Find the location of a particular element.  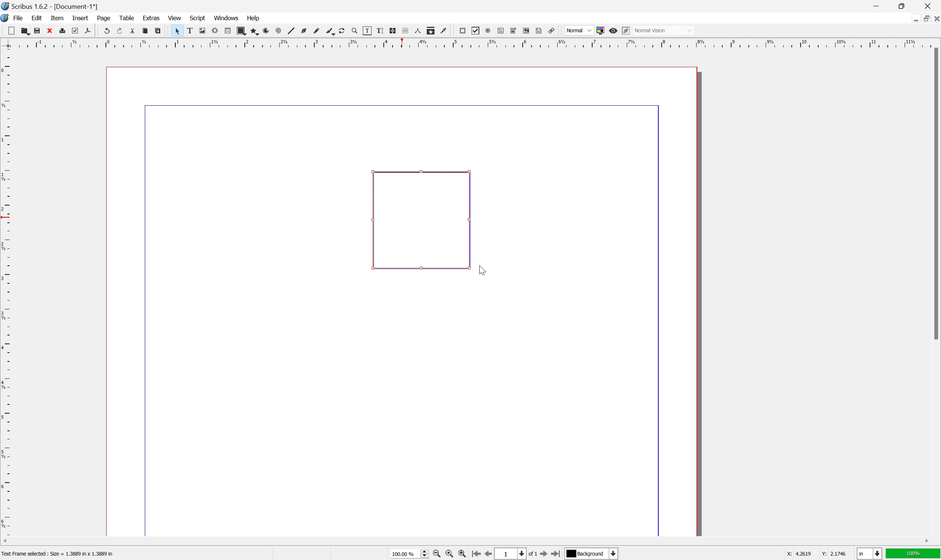

bezier curve is located at coordinates (304, 31).